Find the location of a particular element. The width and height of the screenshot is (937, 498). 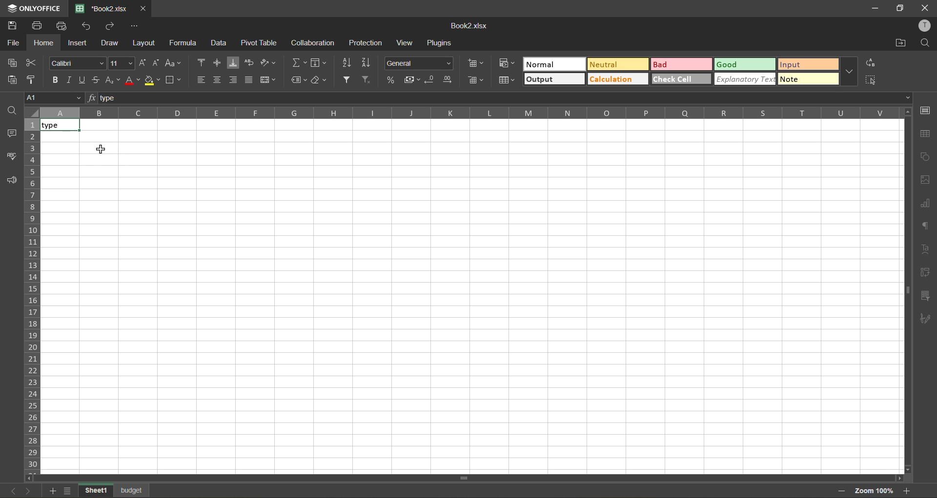

undo is located at coordinates (87, 27).